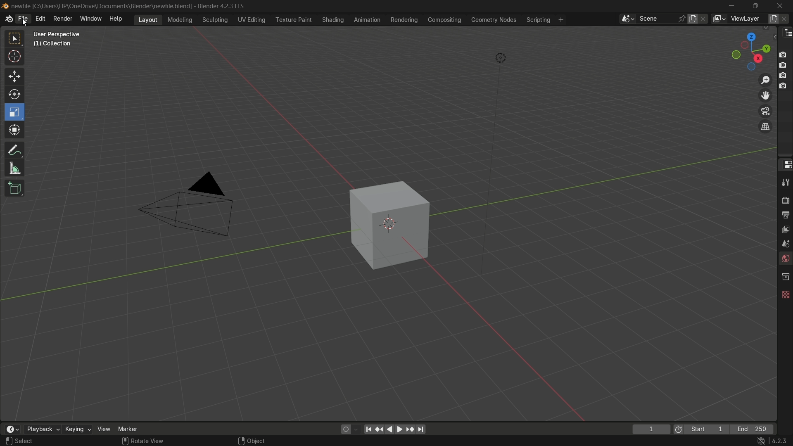 Image resolution: width=793 pixels, height=446 pixels. Describe the element at coordinates (16, 112) in the screenshot. I see `scale` at that location.